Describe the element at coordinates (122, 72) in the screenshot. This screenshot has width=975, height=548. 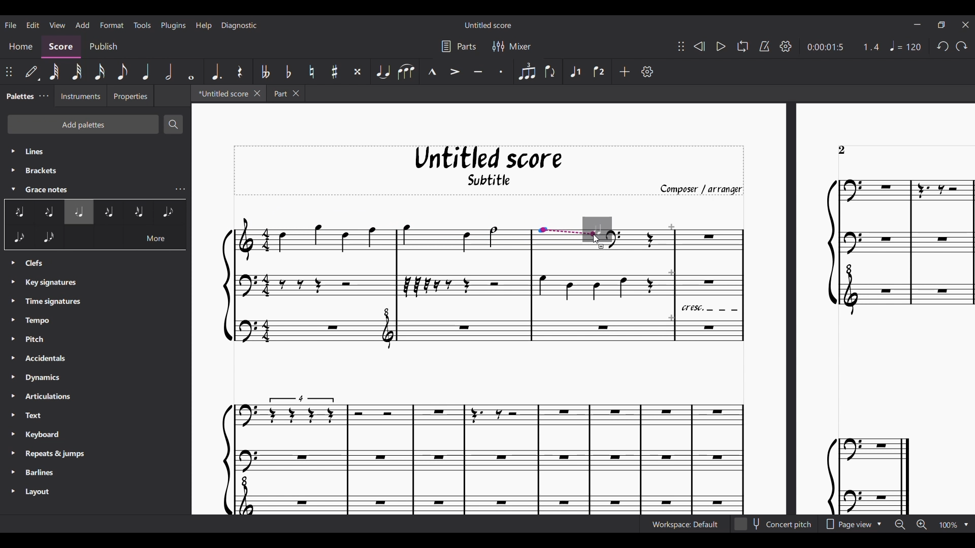
I see `8th note` at that location.